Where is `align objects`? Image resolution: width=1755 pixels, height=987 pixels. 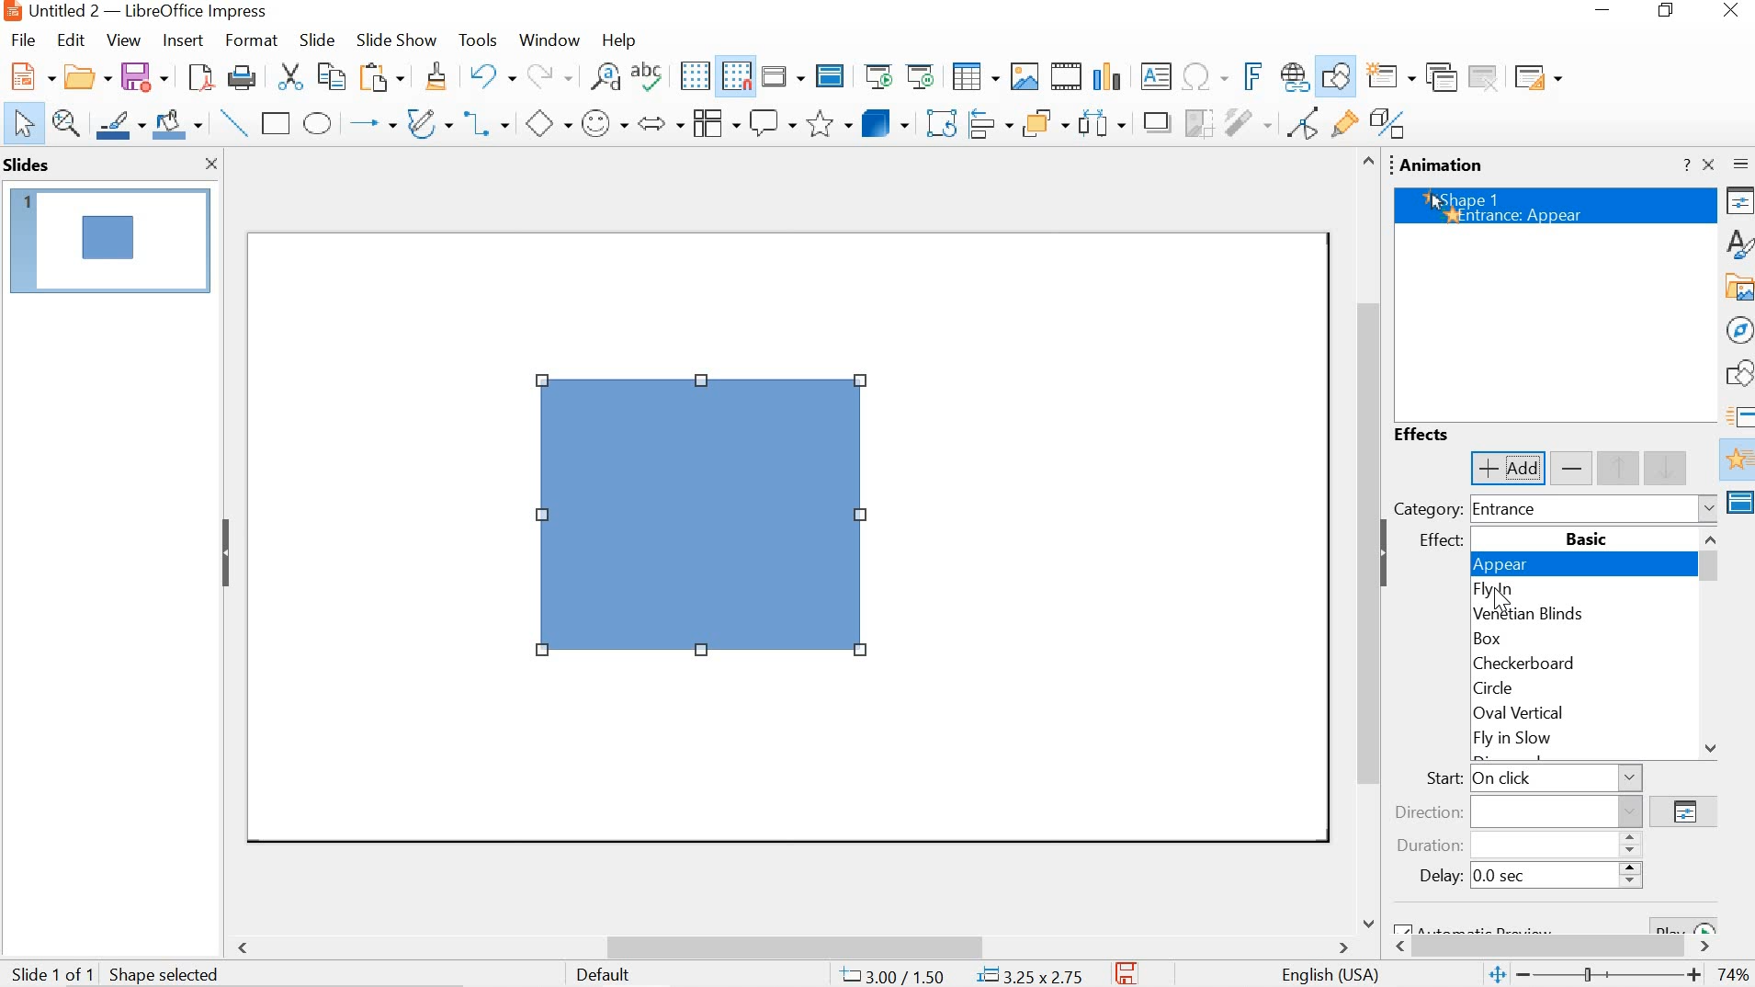
align objects is located at coordinates (991, 120).